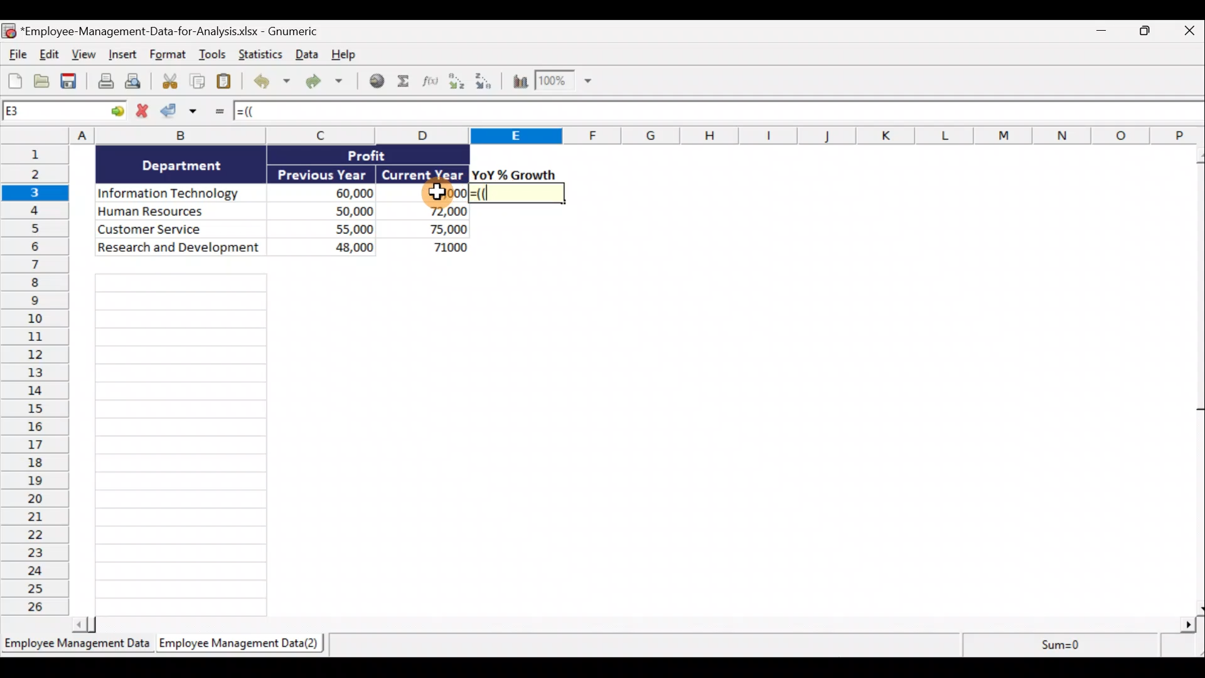 This screenshot has width=1205, height=678. What do you see at coordinates (182, 444) in the screenshot?
I see `Cells` at bounding box center [182, 444].